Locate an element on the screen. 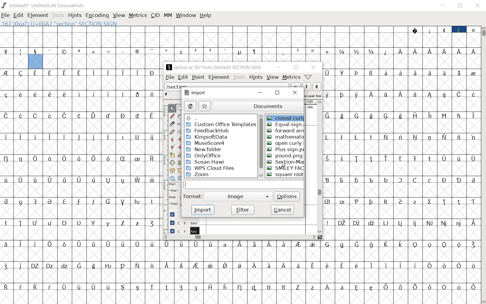 Image resolution: width=486 pixels, height=304 pixels. empty cells is located at coordinates (401, 190).